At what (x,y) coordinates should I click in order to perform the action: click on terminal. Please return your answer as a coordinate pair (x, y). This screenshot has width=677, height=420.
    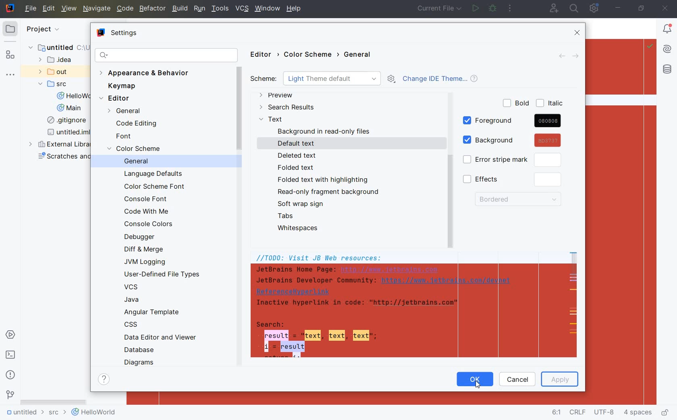
    Looking at the image, I should click on (11, 355).